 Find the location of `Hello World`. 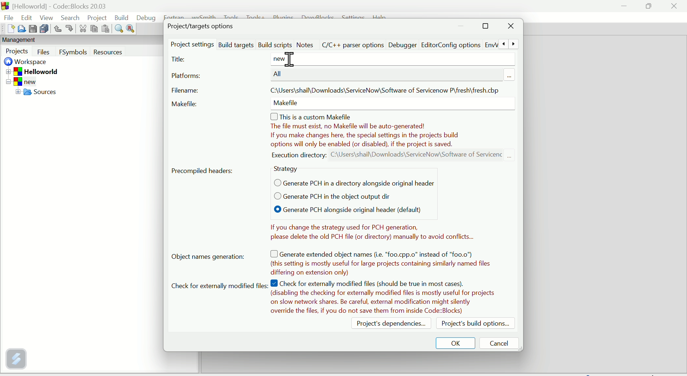

Hello World is located at coordinates (42, 71).